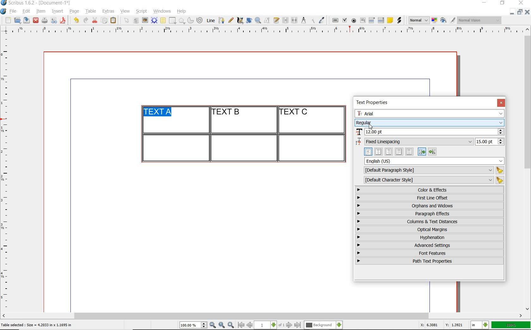 The width and height of the screenshot is (531, 330). Describe the element at coordinates (181, 12) in the screenshot. I see `help` at that location.